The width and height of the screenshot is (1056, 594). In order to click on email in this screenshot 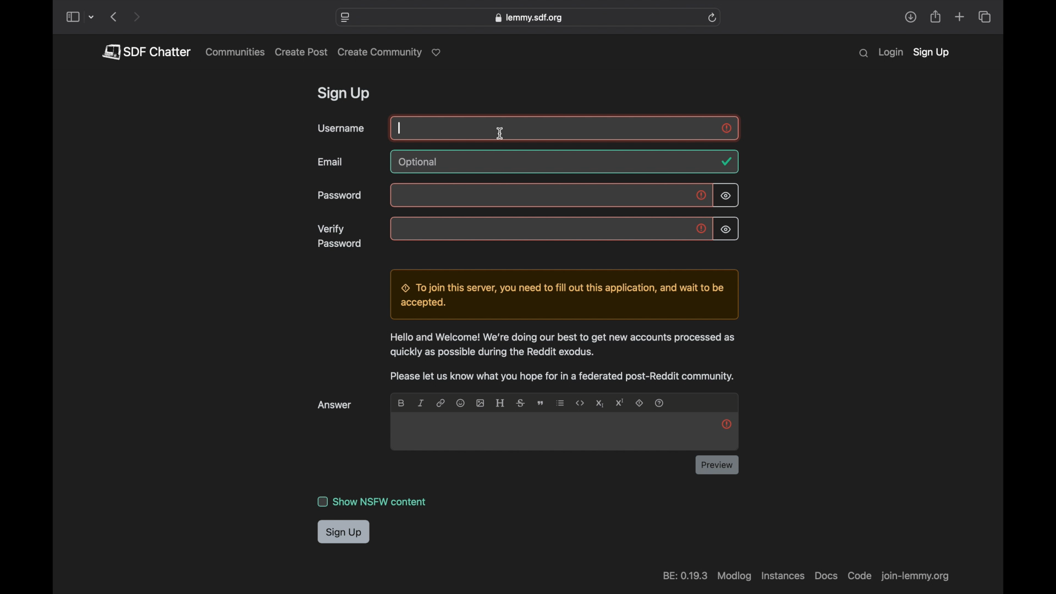, I will do `click(331, 162)`.